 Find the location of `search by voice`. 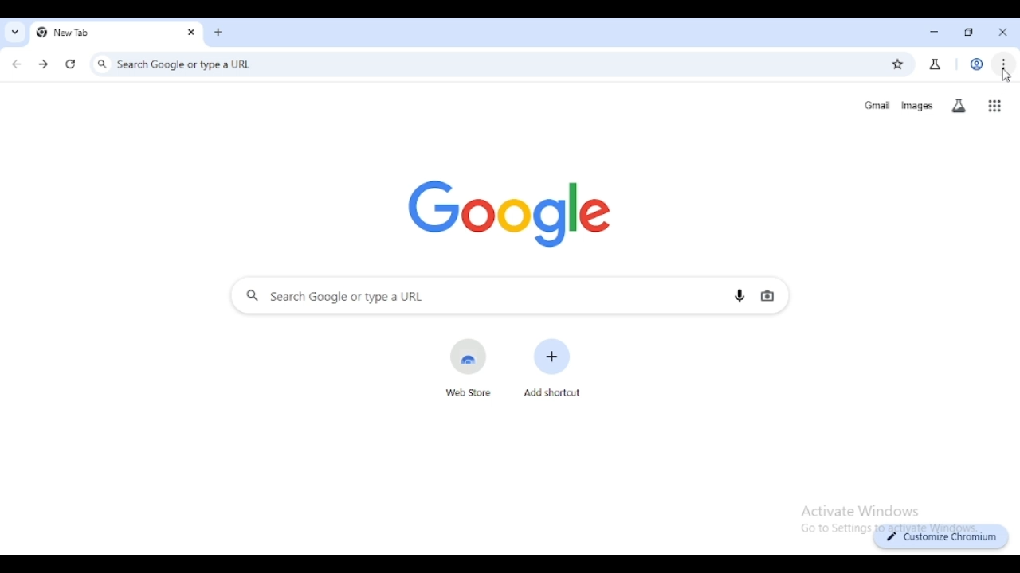

search by voice is located at coordinates (739, 295).